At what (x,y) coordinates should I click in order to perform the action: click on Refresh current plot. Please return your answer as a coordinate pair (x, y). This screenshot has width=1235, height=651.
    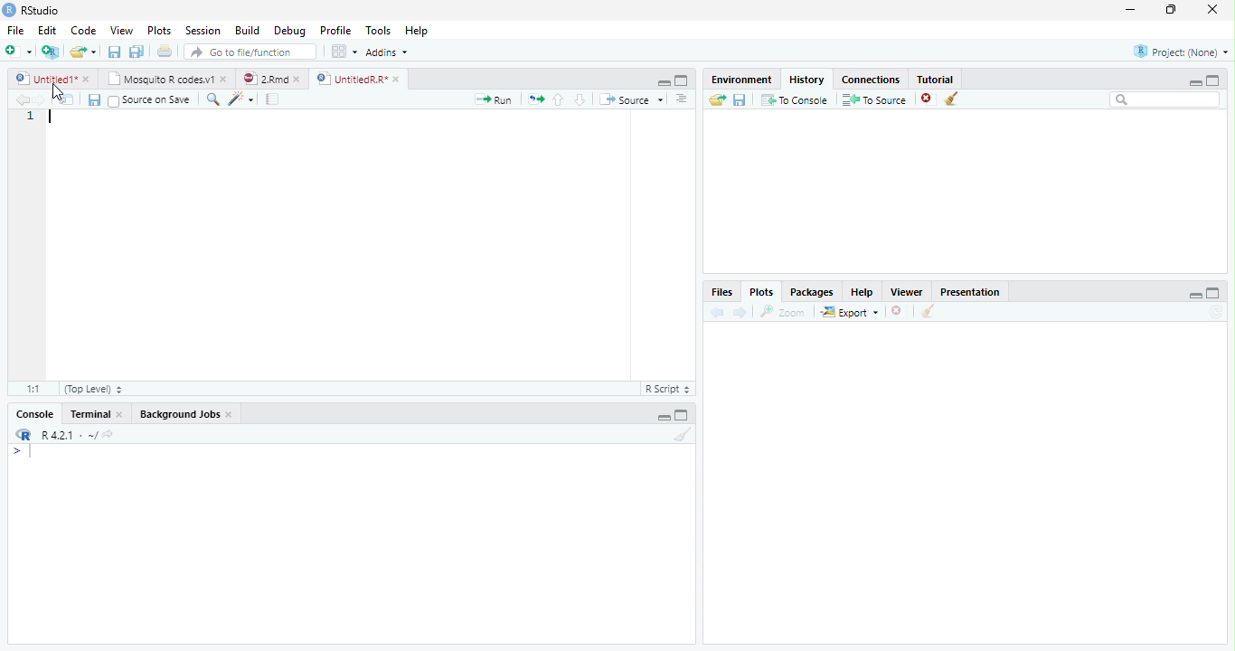
    Looking at the image, I should click on (1216, 313).